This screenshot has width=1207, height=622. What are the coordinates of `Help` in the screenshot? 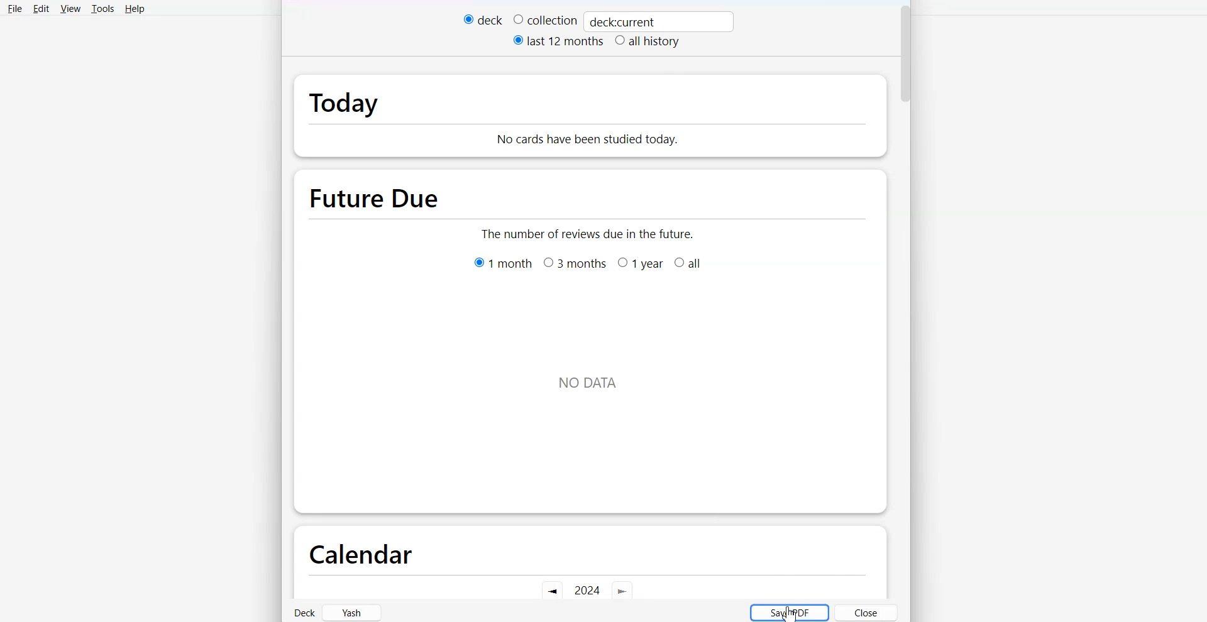 It's located at (134, 9).